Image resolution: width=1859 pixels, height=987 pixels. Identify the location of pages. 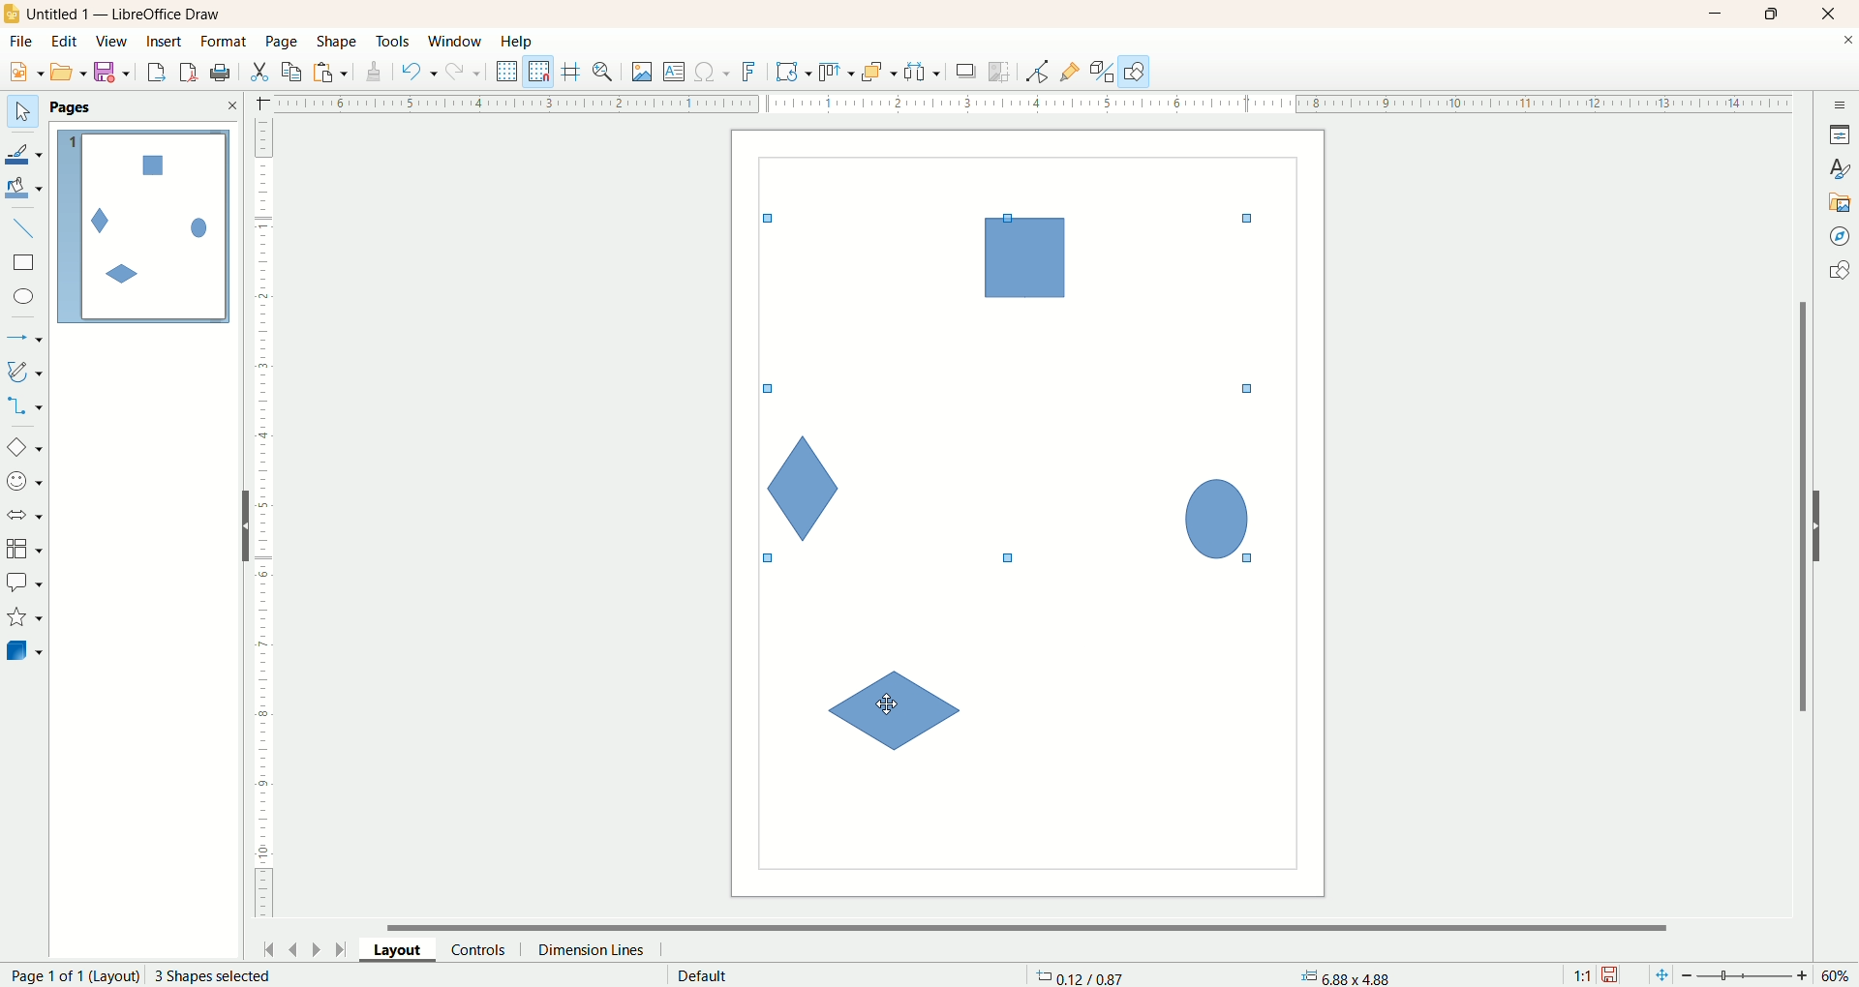
(71, 107).